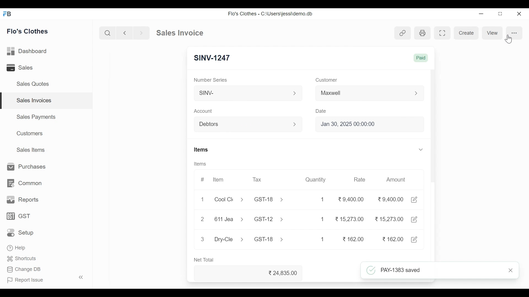 This screenshot has width=529, height=297. What do you see at coordinates (244, 125) in the screenshot?
I see `Debtors` at bounding box center [244, 125].